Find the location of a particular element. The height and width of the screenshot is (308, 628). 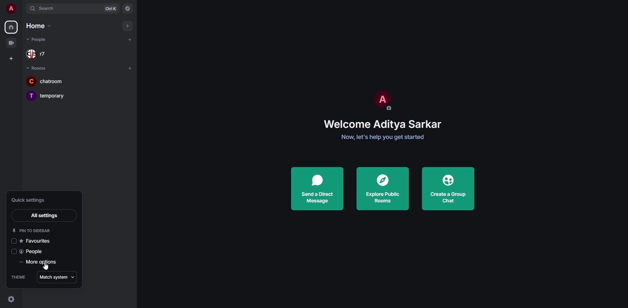

welcome is located at coordinates (384, 125).